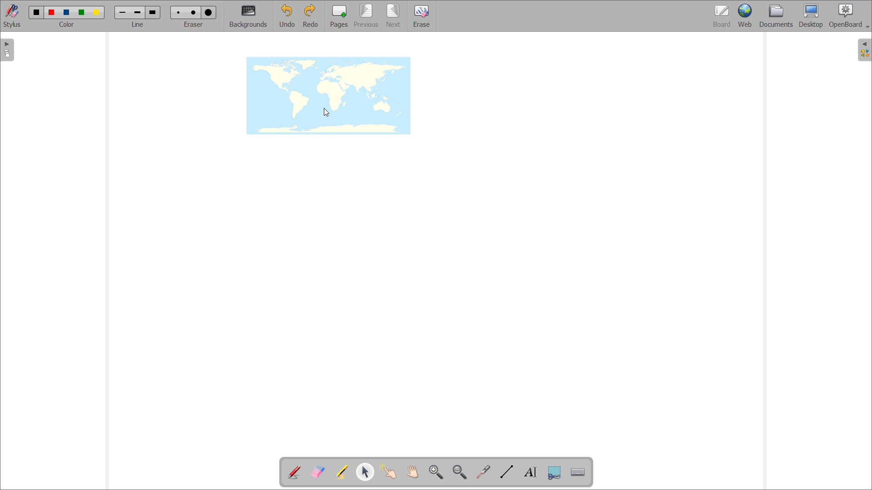 This screenshot has height=490, width=872. Describe the element at coordinates (248, 16) in the screenshot. I see `backgrounds` at that location.